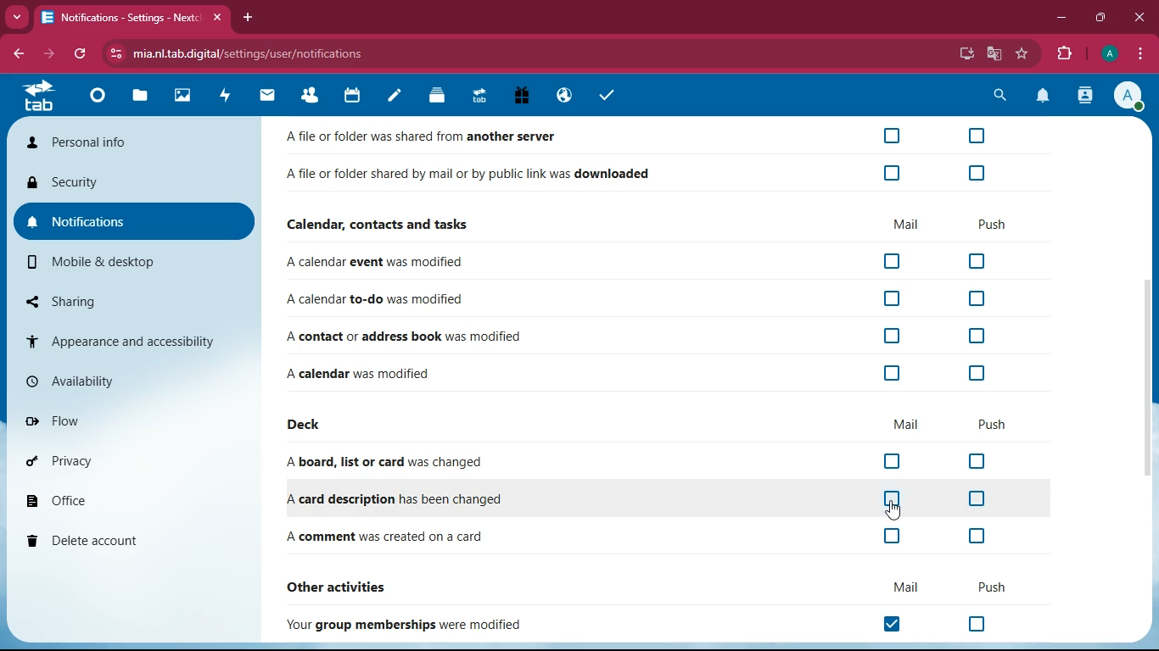  What do you see at coordinates (903, 587) in the screenshot?
I see `mail` at bounding box center [903, 587].